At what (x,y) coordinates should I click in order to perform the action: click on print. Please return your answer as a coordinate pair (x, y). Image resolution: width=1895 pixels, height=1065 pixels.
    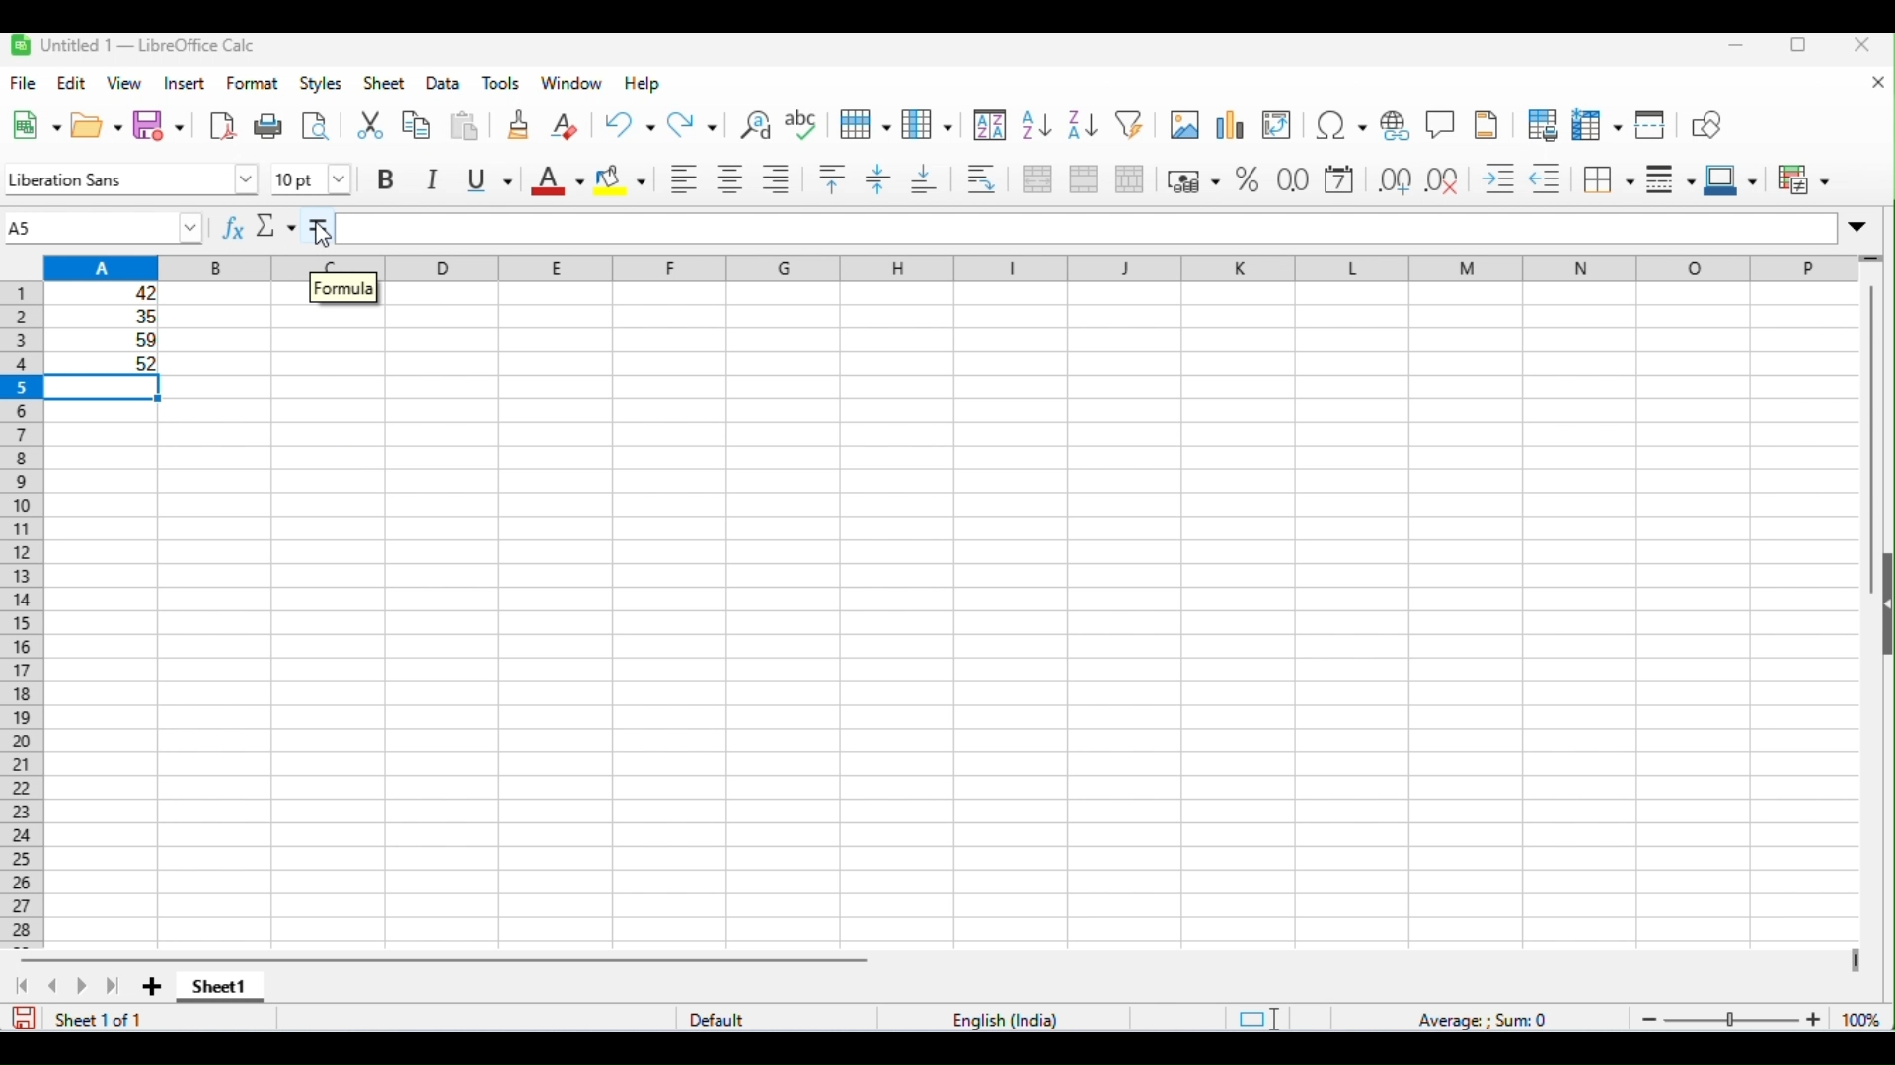
    Looking at the image, I should click on (266, 126).